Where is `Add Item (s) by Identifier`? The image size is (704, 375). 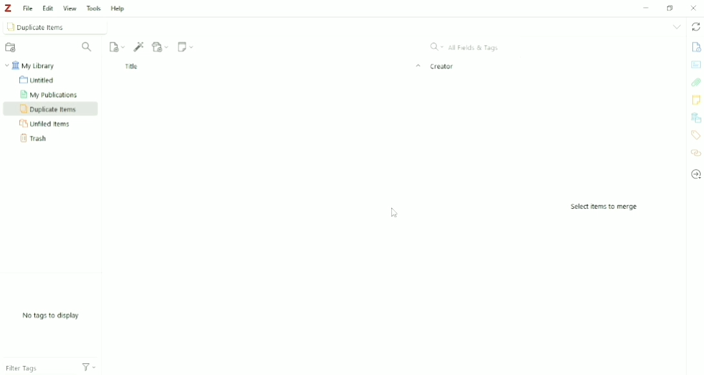
Add Item (s) by Identifier is located at coordinates (139, 47).